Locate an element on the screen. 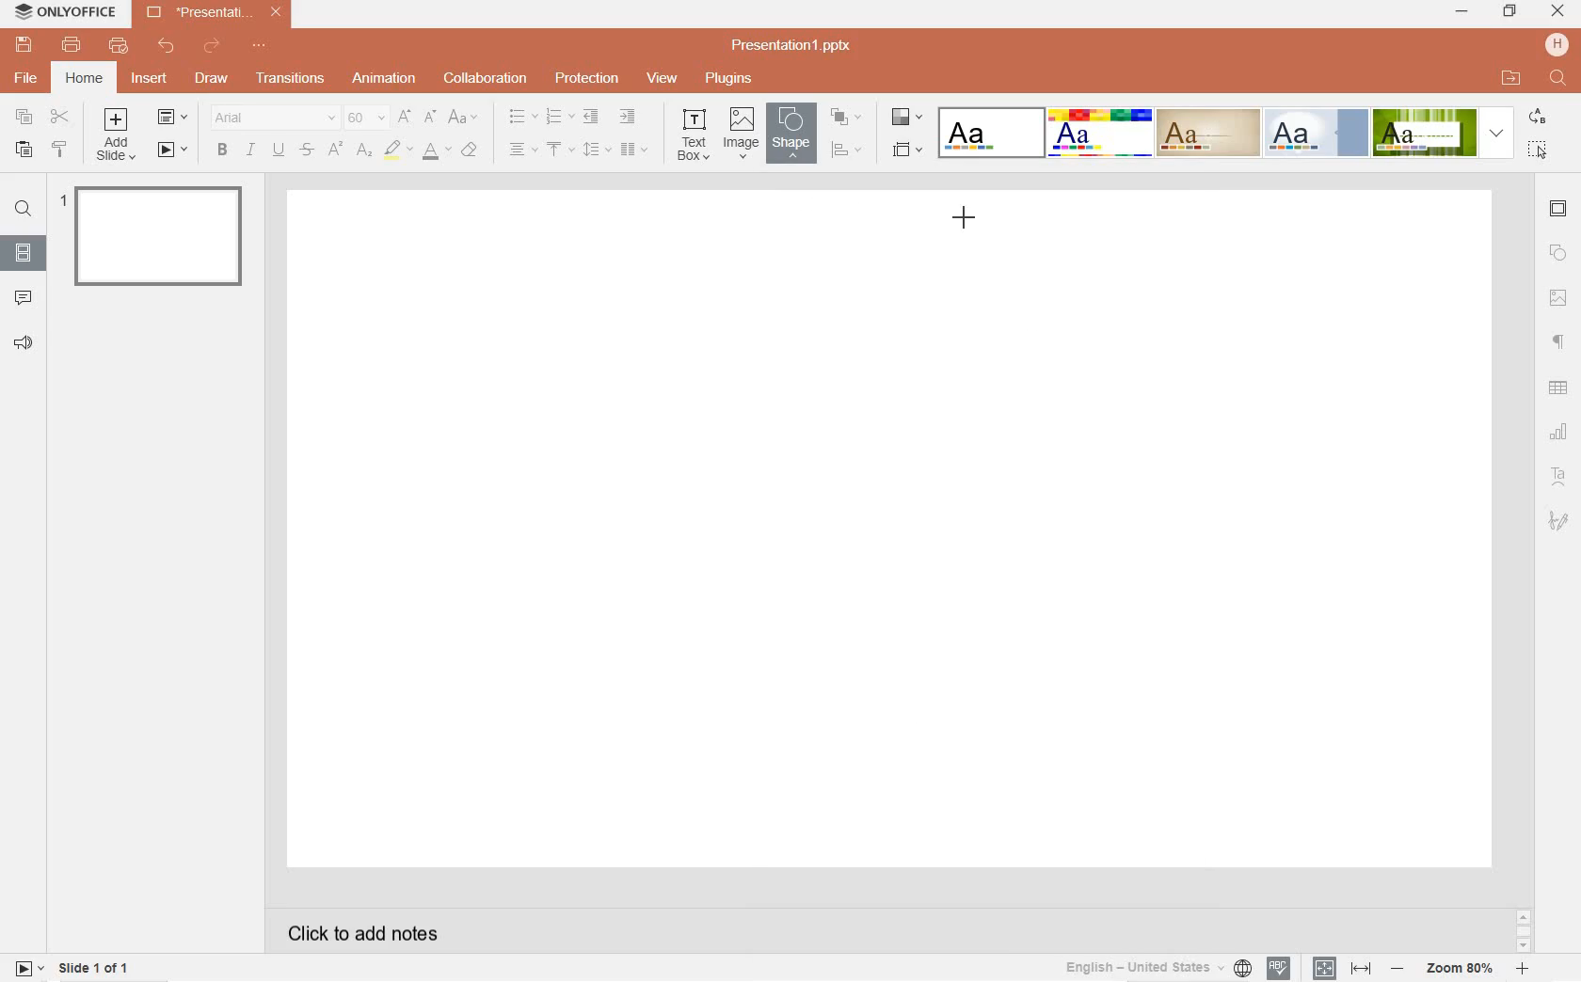  start slide show is located at coordinates (29, 967).